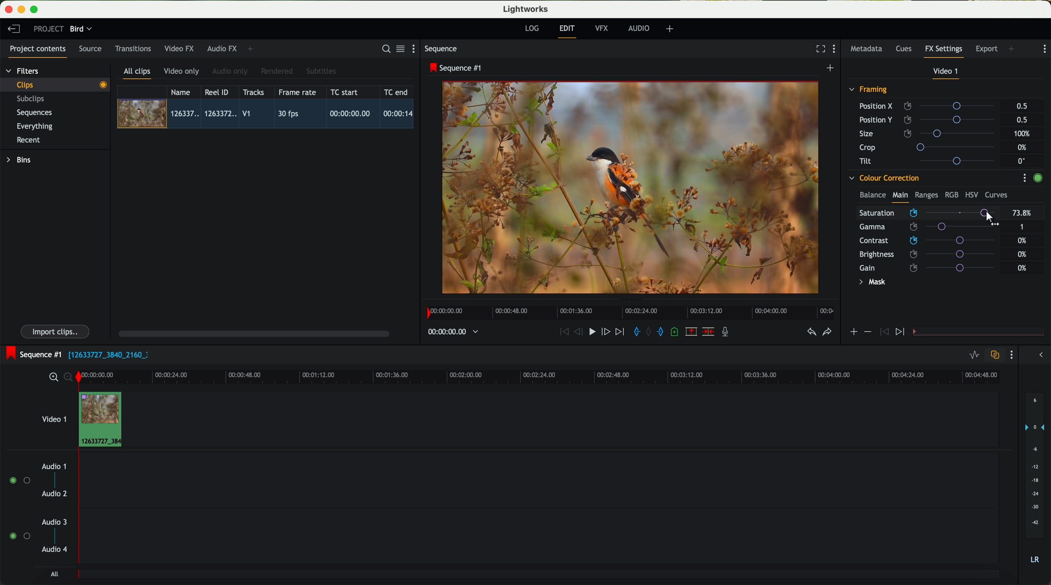 The image size is (1051, 585). What do you see at coordinates (449, 332) in the screenshot?
I see `timeline` at bounding box center [449, 332].